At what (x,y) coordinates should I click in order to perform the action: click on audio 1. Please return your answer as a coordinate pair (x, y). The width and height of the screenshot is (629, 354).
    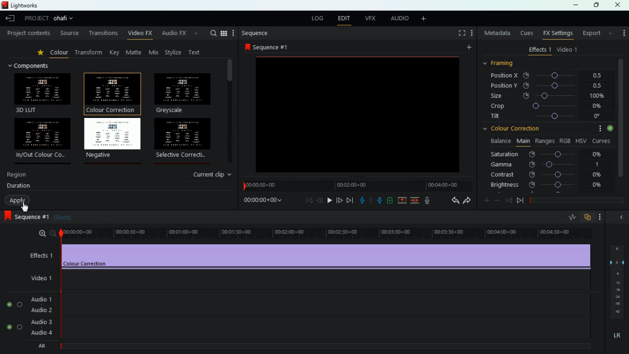
    Looking at the image, I should click on (43, 298).